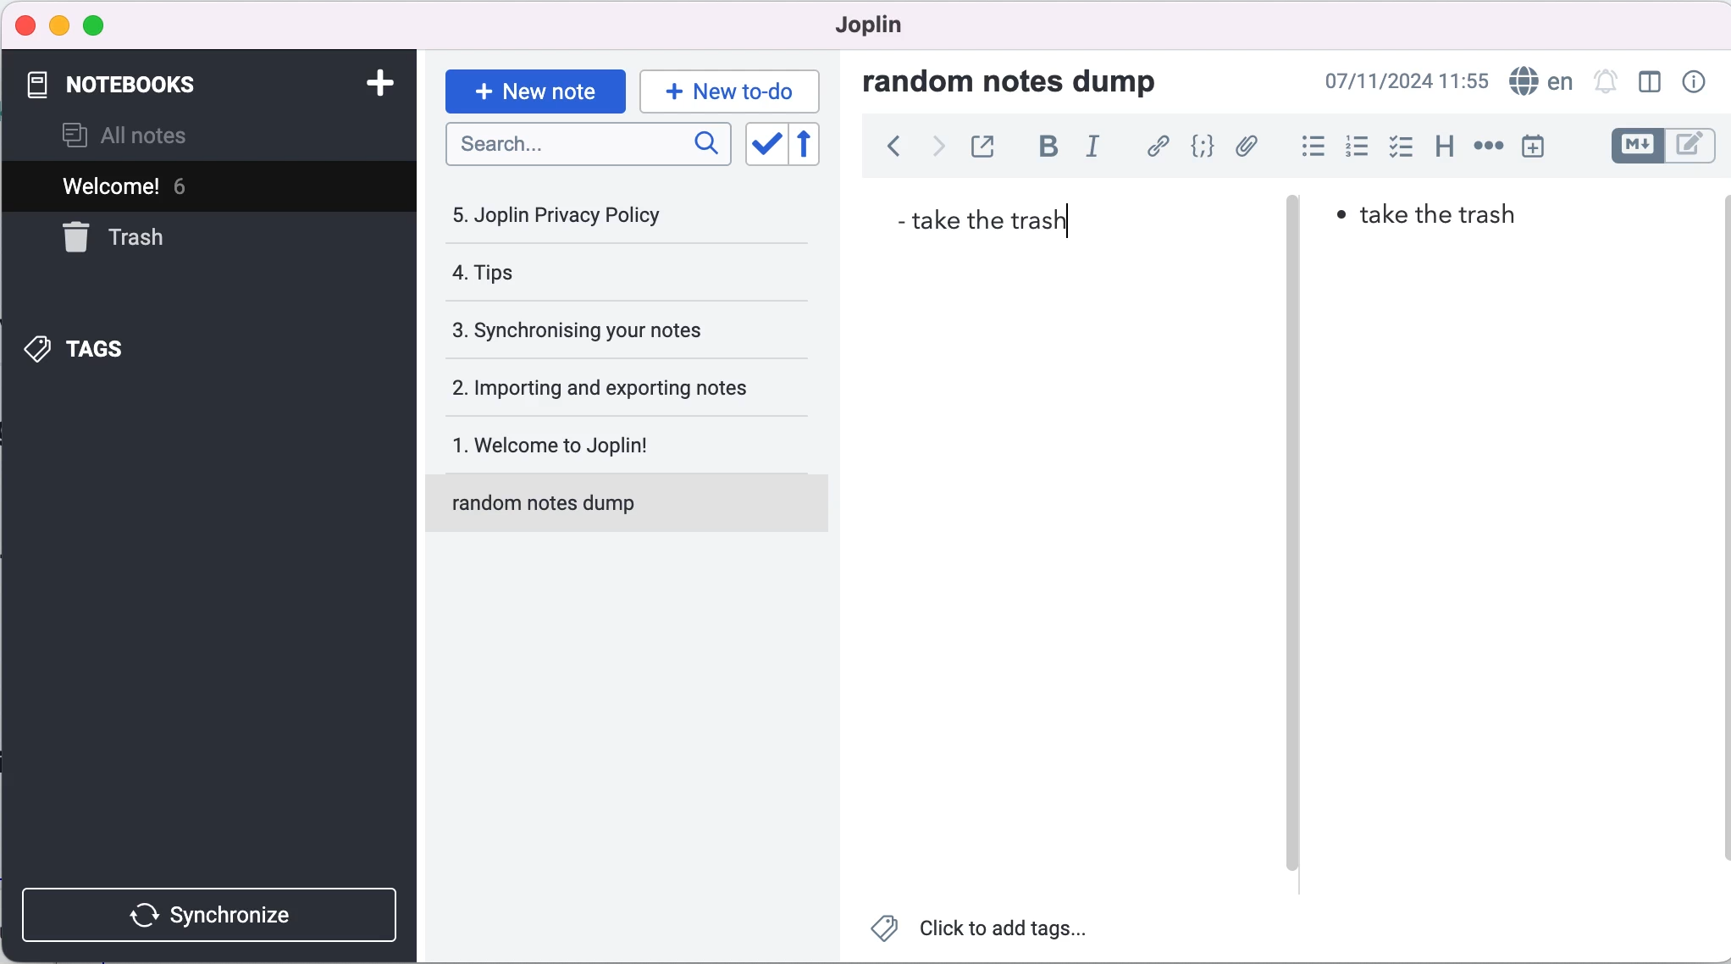 This screenshot has height=964, width=1731. What do you see at coordinates (167, 86) in the screenshot?
I see `notebooks` at bounding box center [167, 86].